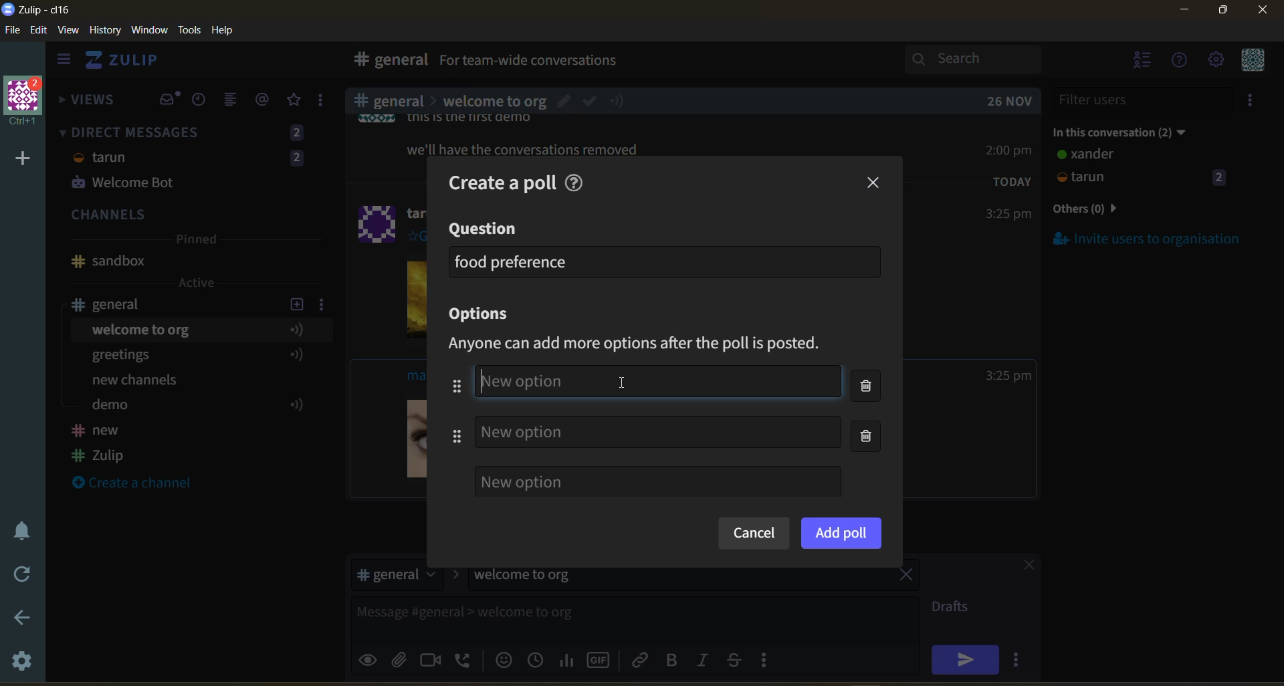 The width and height of the screenshot is (1284, 686). What do you see at coordinates (1144, 100) in the screenshot?
I see `filter users` at bounding box center [1144, 100].